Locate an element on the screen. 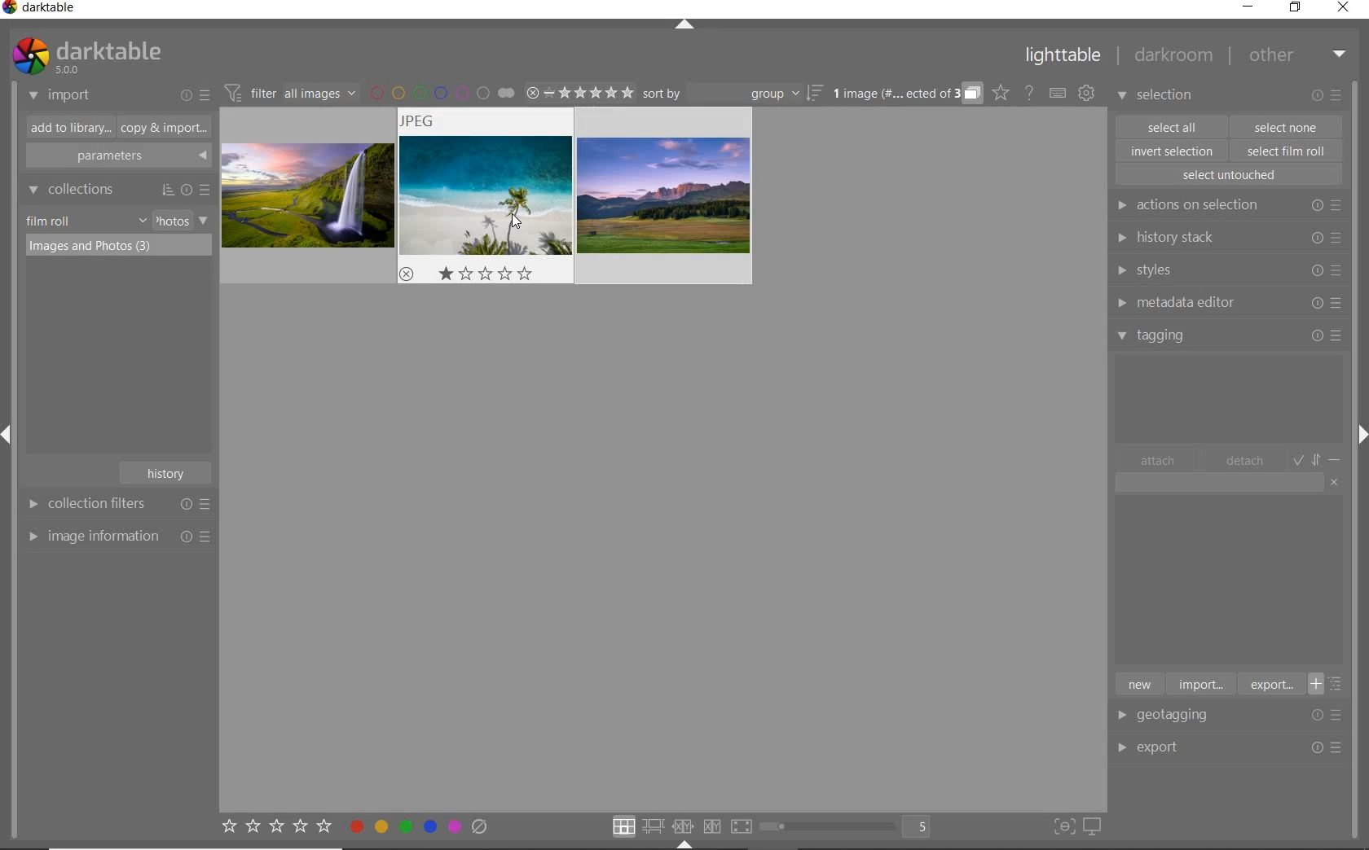 The height and width of the screenshot is (850, 1369). toggle focus-peaking mode is located at coordinates (1062, 825).